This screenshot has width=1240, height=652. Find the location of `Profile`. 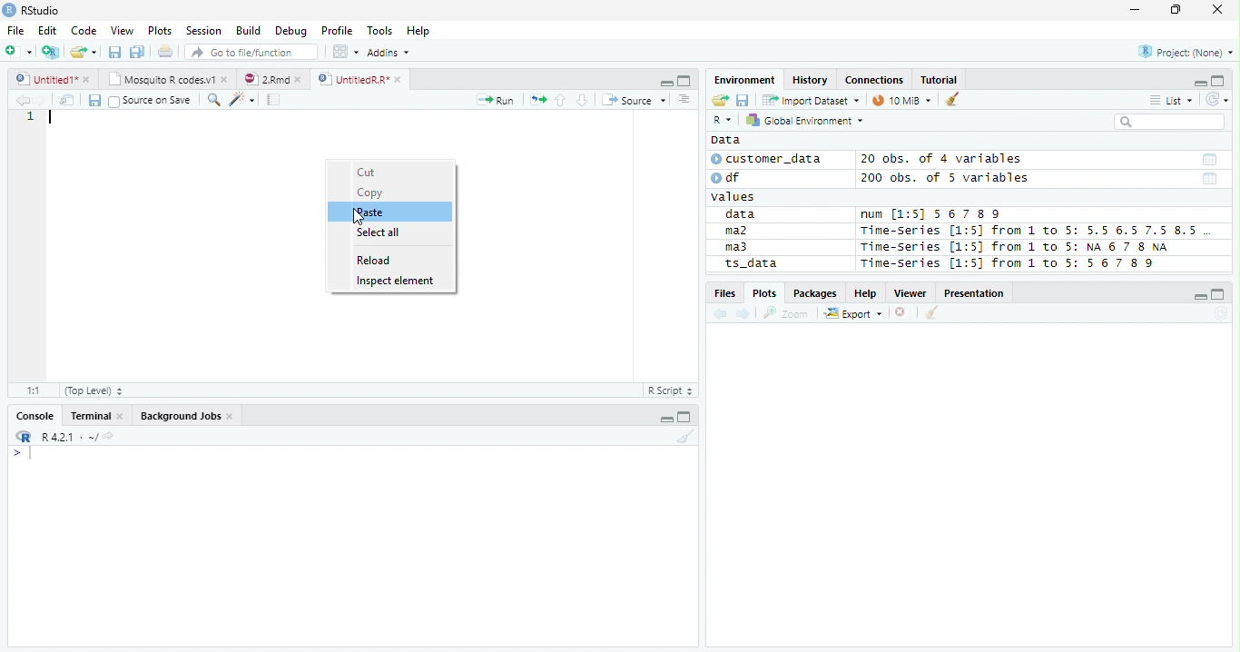

Profile is located at coordinates (336, 31).